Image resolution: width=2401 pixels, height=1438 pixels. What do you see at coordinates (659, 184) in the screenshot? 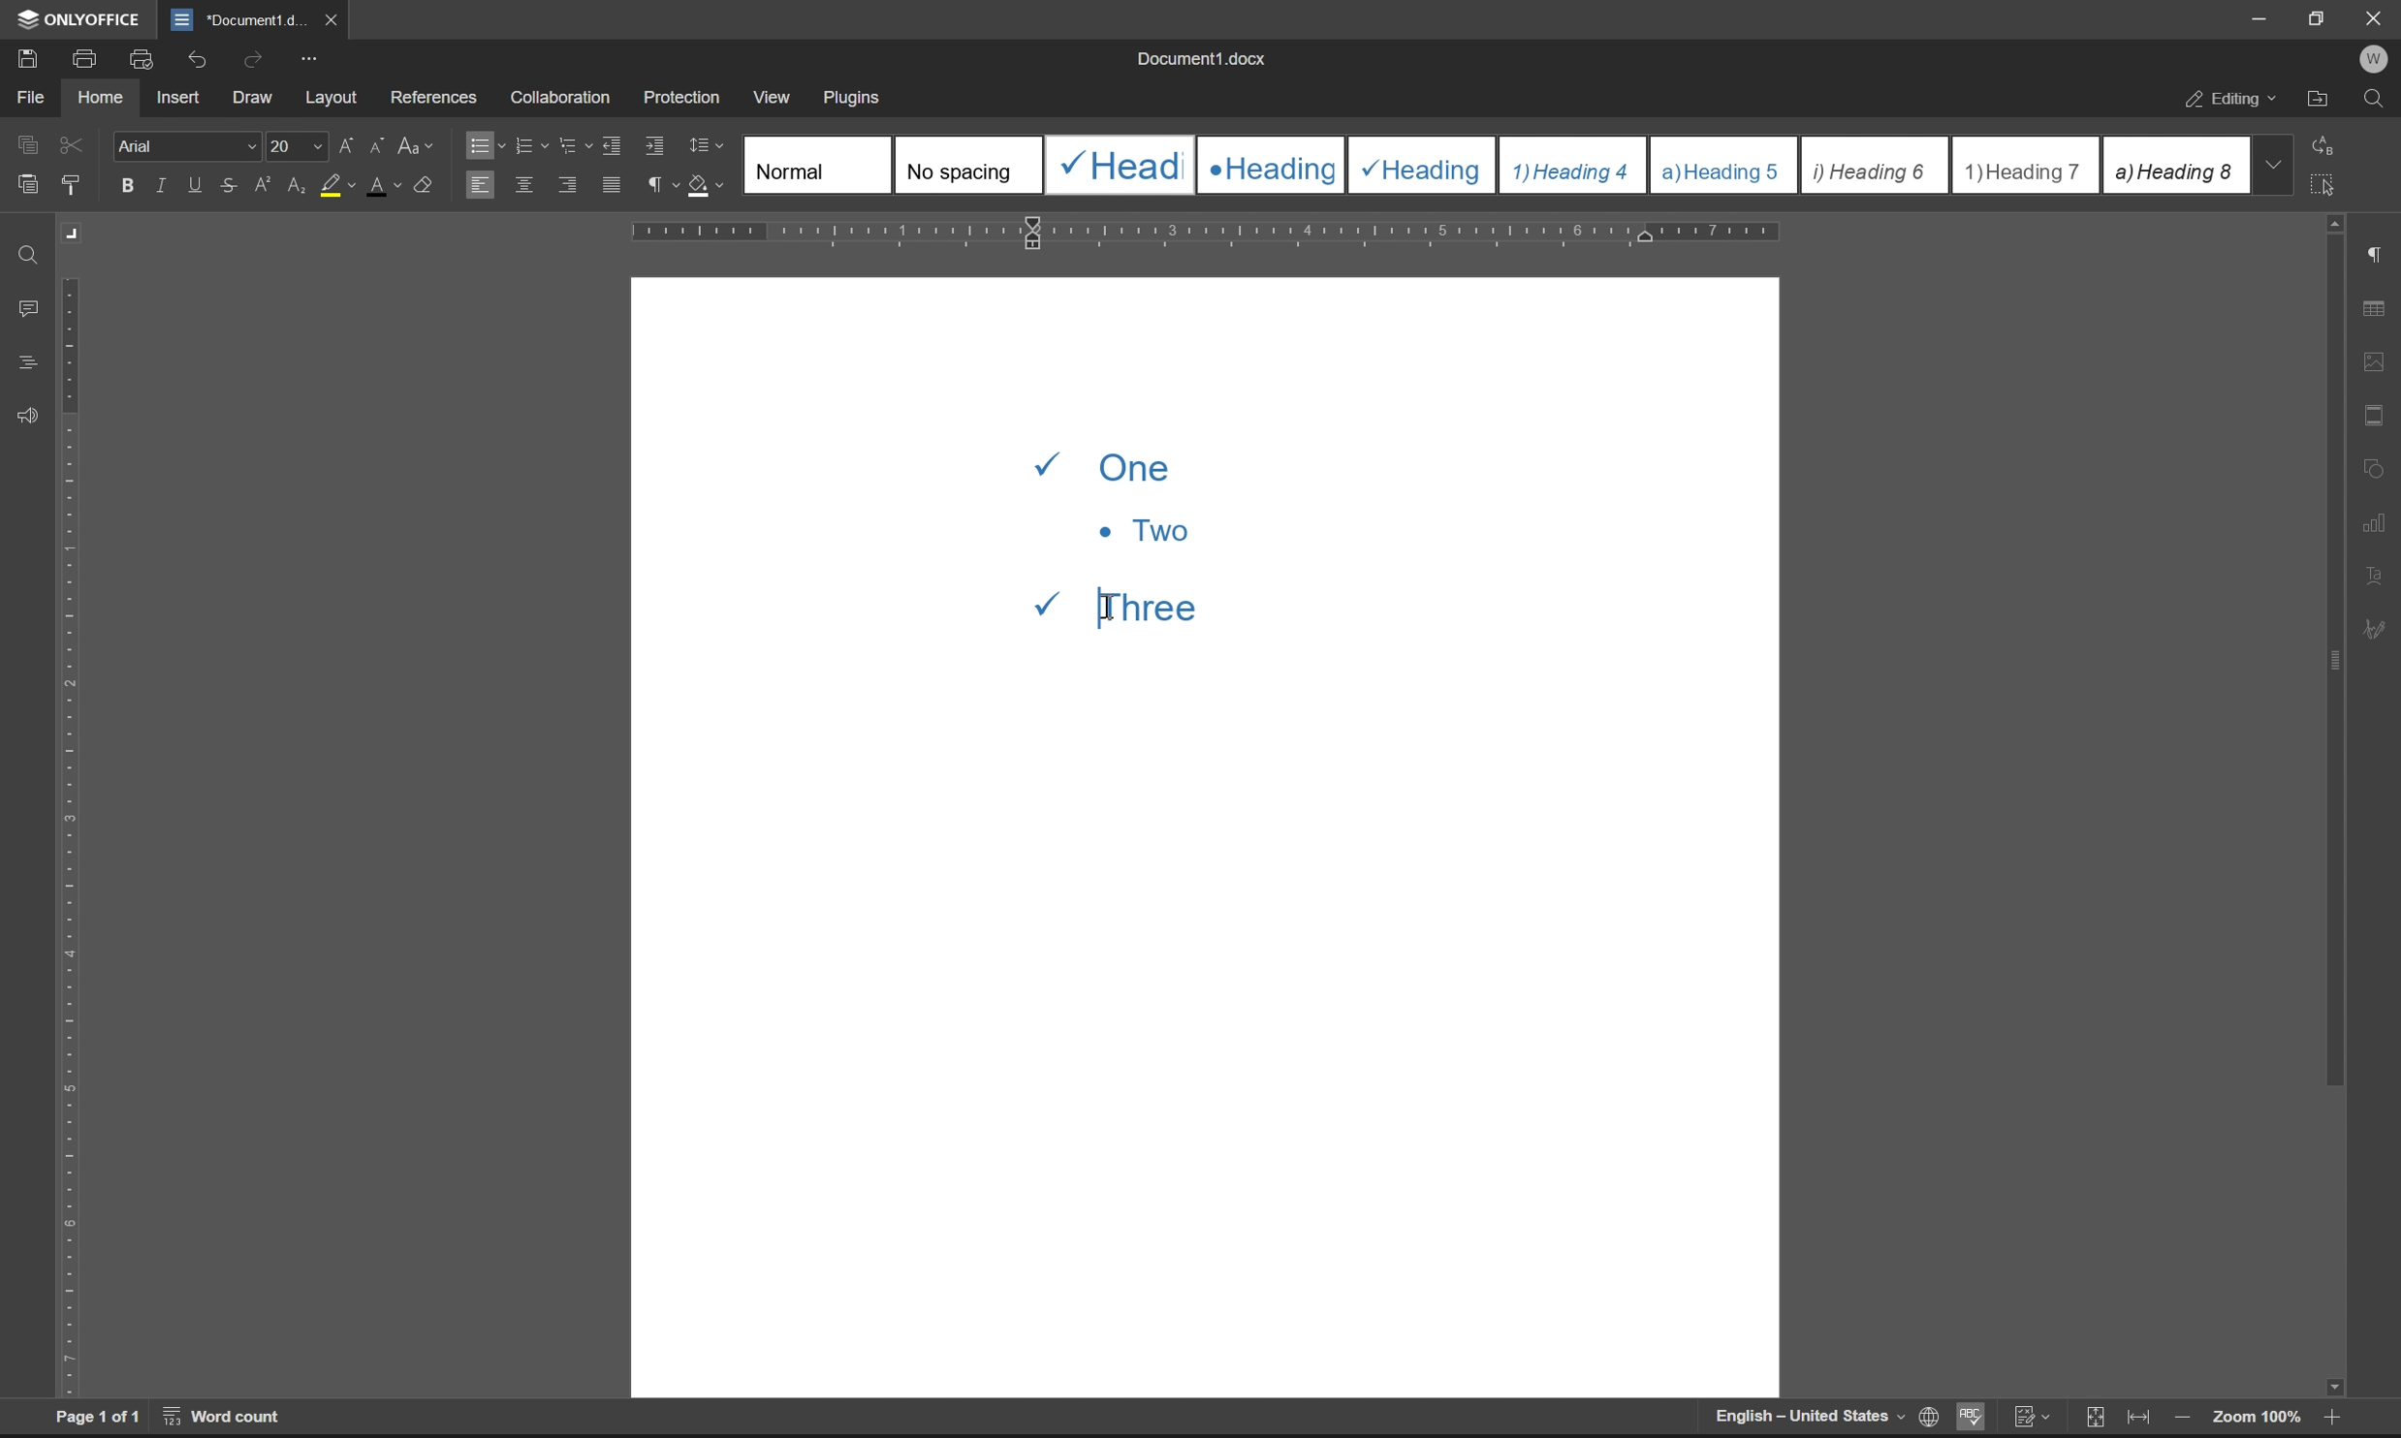
I see `paragraph` at bounding box center [659, 184].